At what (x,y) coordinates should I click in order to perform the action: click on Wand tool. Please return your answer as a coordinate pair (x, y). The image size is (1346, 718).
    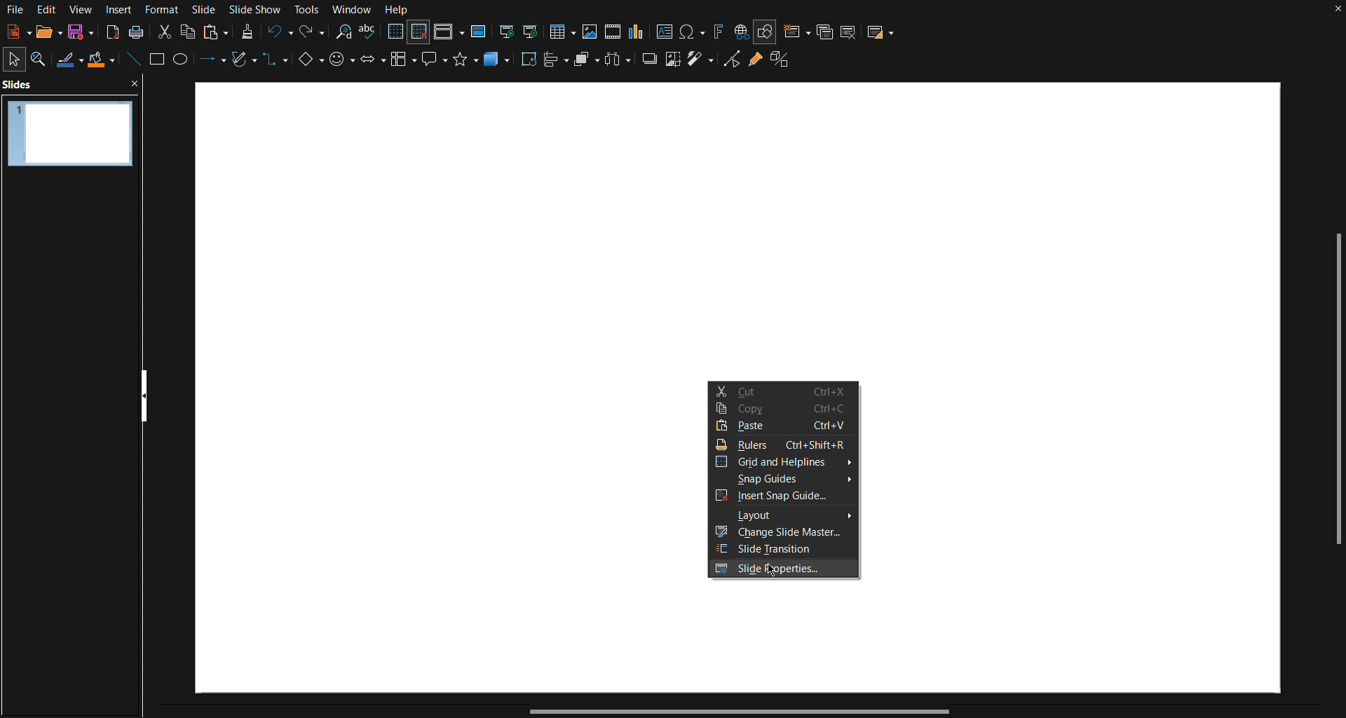
    Looking at the image, I should click on (701, 65).